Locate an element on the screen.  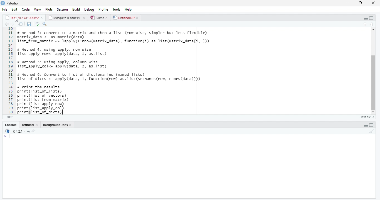
Console is located at coordinates (11, 125).